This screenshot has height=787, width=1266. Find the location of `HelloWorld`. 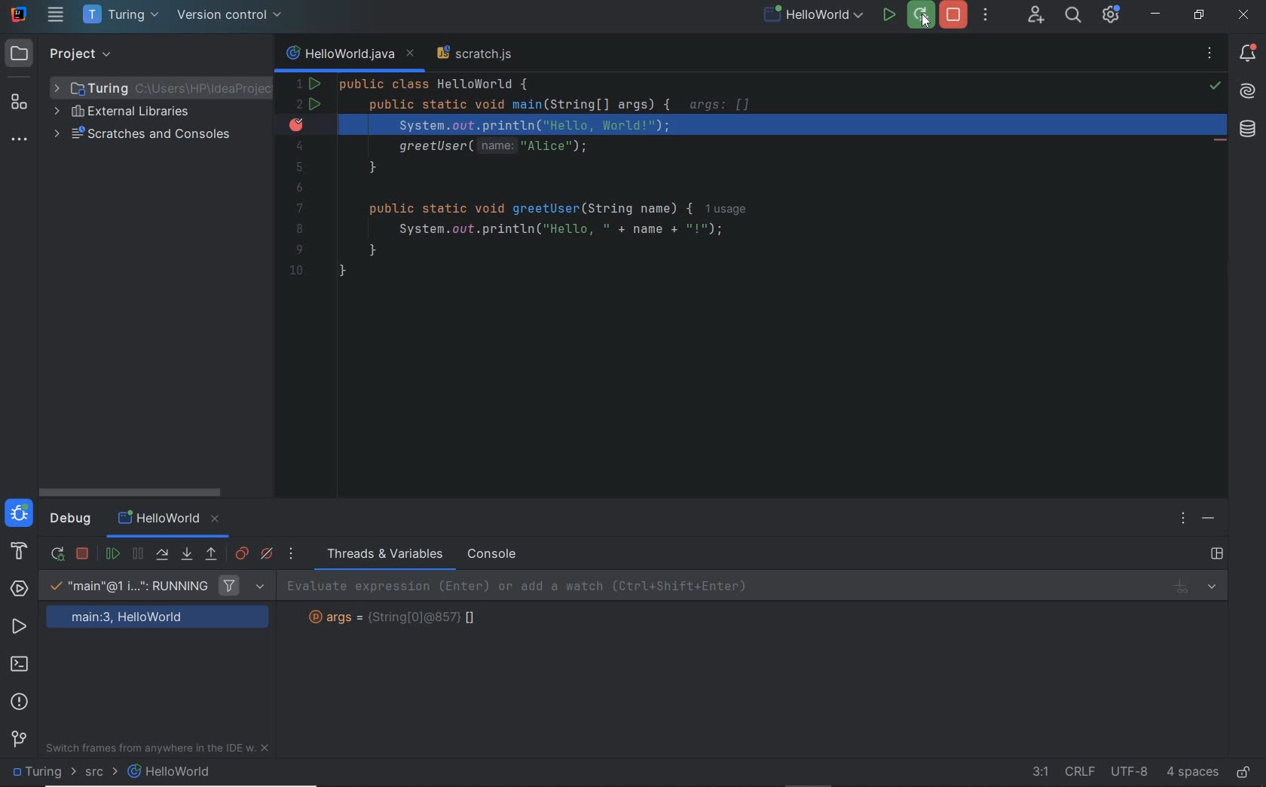

HelloWorld is located at coordinates (172, 521).